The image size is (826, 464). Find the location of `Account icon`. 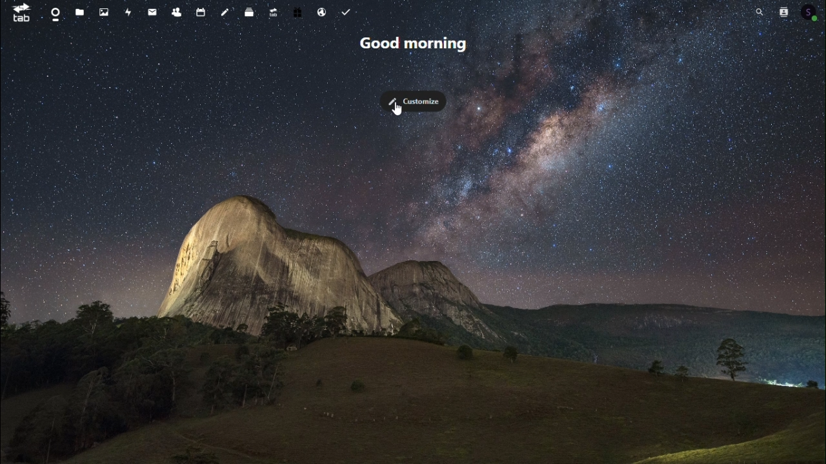

Account icon is located at coordinates (810, 11).